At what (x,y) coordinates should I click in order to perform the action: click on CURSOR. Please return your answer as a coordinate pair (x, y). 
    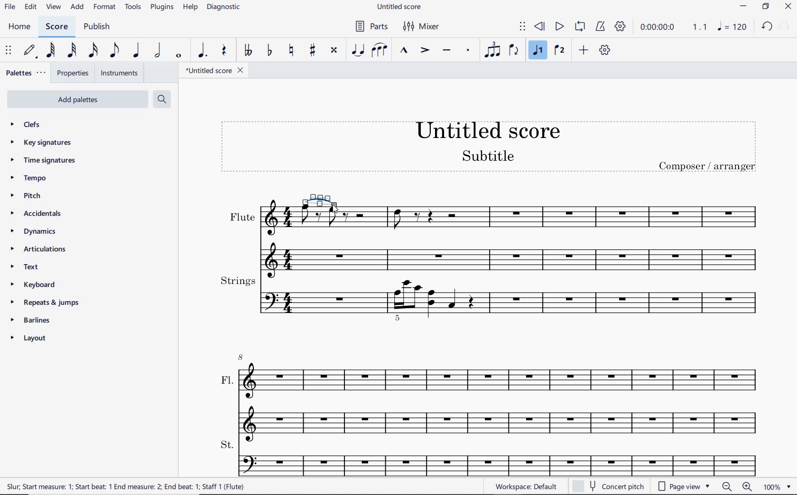
    Looking at the image, I should click on (334, 209).